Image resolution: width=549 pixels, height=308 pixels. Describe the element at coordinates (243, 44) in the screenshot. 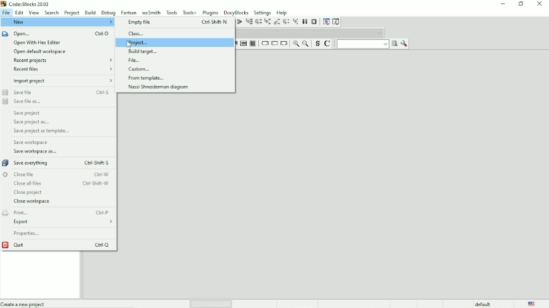

I see `Counting loop` at that location.